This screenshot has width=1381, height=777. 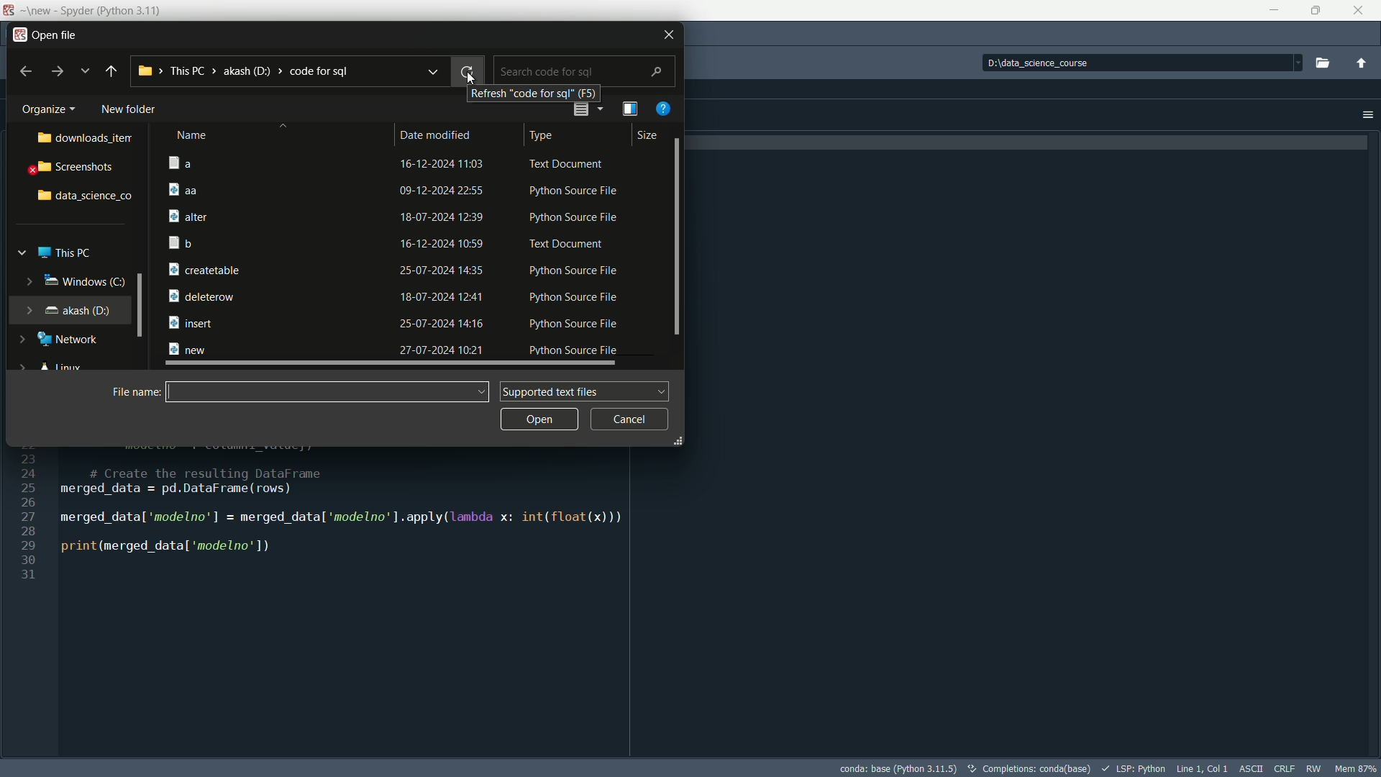 I want to click on directory, so click(x=1139, y=62).